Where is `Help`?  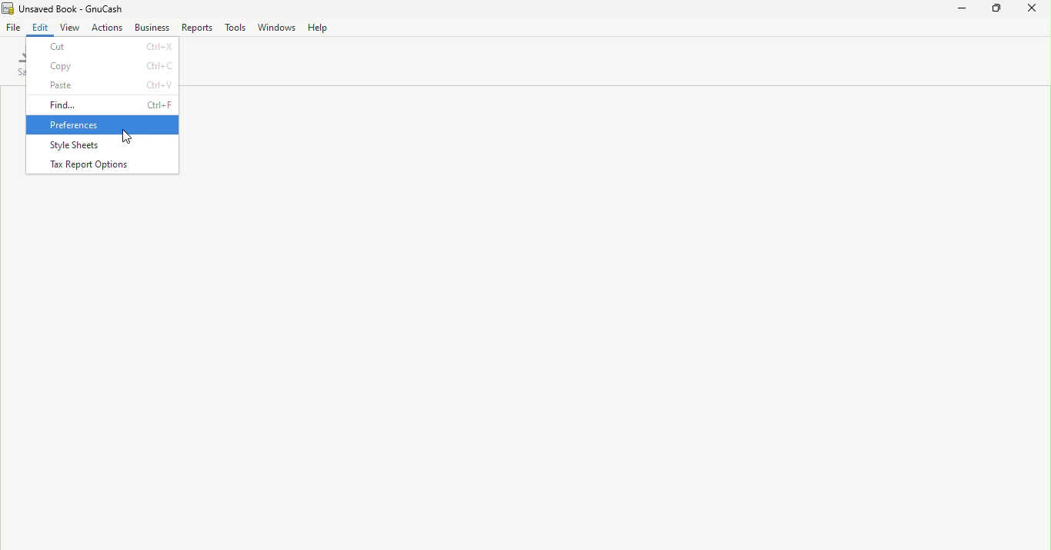
Help is located at coordinates (318, 28).